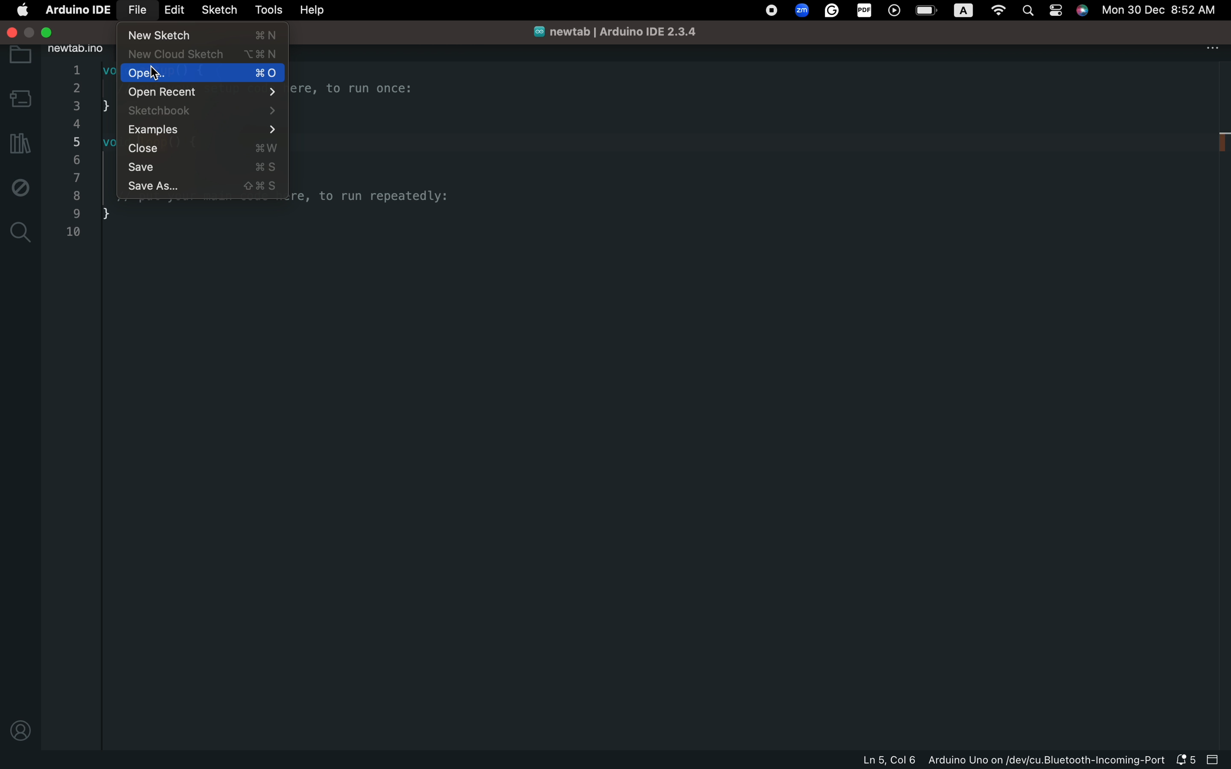 The width and height of the screenshot is (1231, 769). What do you see at coordinates (203, 167) in the screenshot?
I see `save` at bounding box center [203, 167].